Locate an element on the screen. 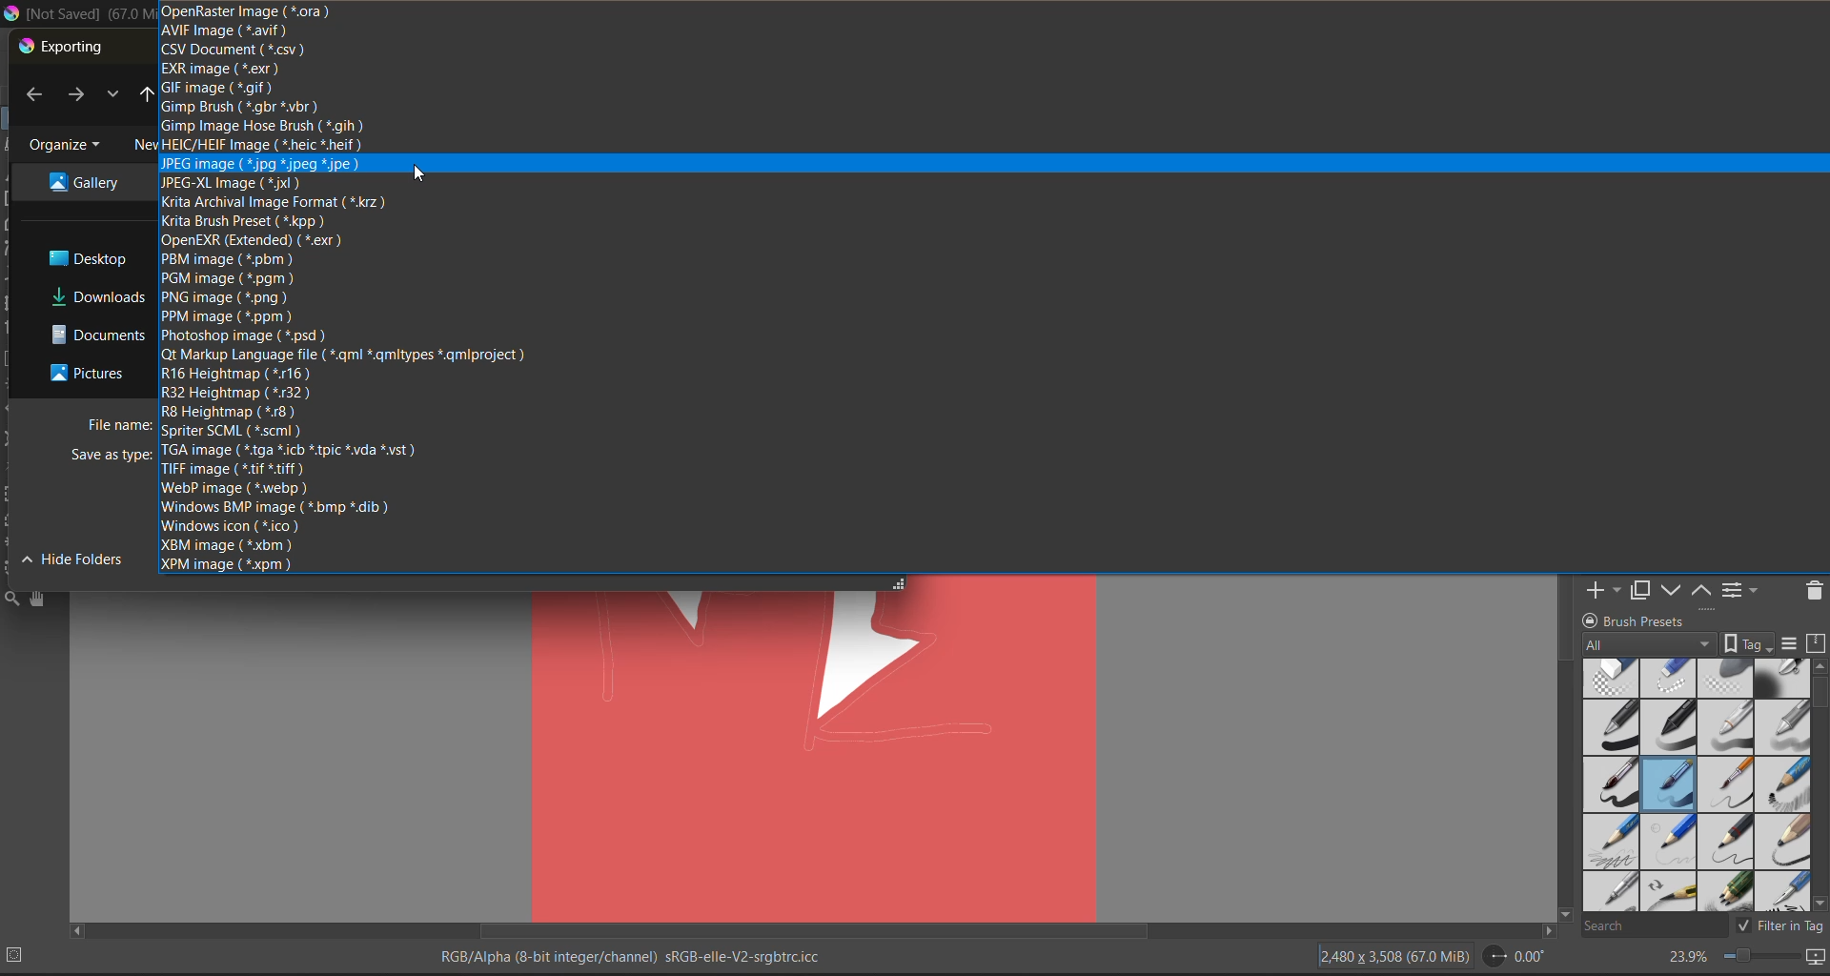 Image resolution: width=1830 pixels, height=976 pixels. exporting is located at coordinates (68, 47).